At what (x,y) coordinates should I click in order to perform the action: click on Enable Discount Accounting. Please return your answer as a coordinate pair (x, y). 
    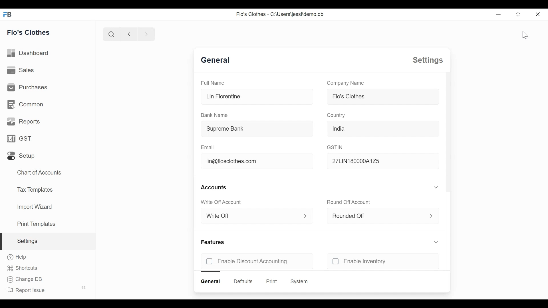
    Looking at the image, I should click on (253, 261).